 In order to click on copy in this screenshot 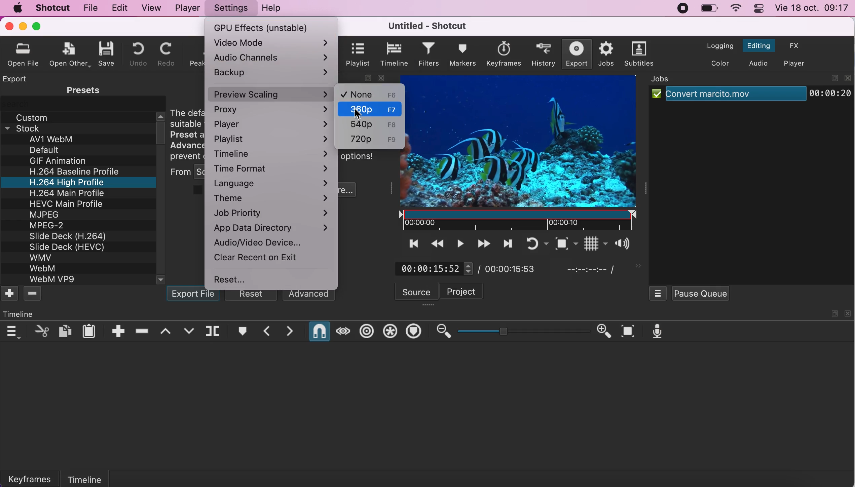, I will do `click(65, 330)`.